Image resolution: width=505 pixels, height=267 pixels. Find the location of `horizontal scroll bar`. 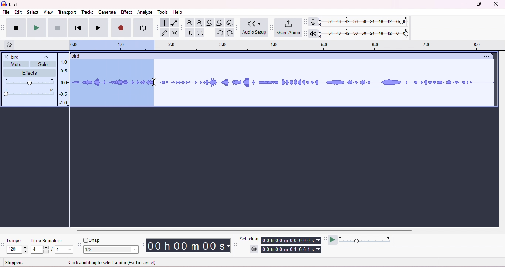

horizontal scroll bar is located at coordinates (247, 231).